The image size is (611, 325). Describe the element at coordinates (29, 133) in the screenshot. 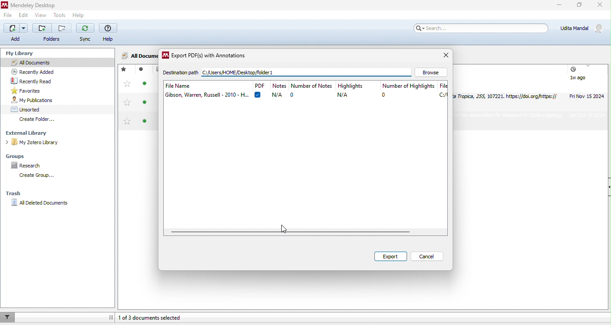

I see `external library` at that location.